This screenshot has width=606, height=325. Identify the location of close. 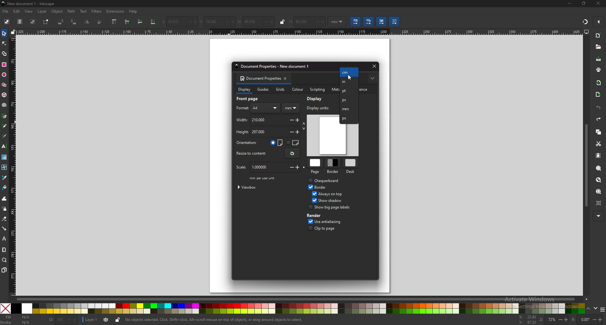
(373, 66).